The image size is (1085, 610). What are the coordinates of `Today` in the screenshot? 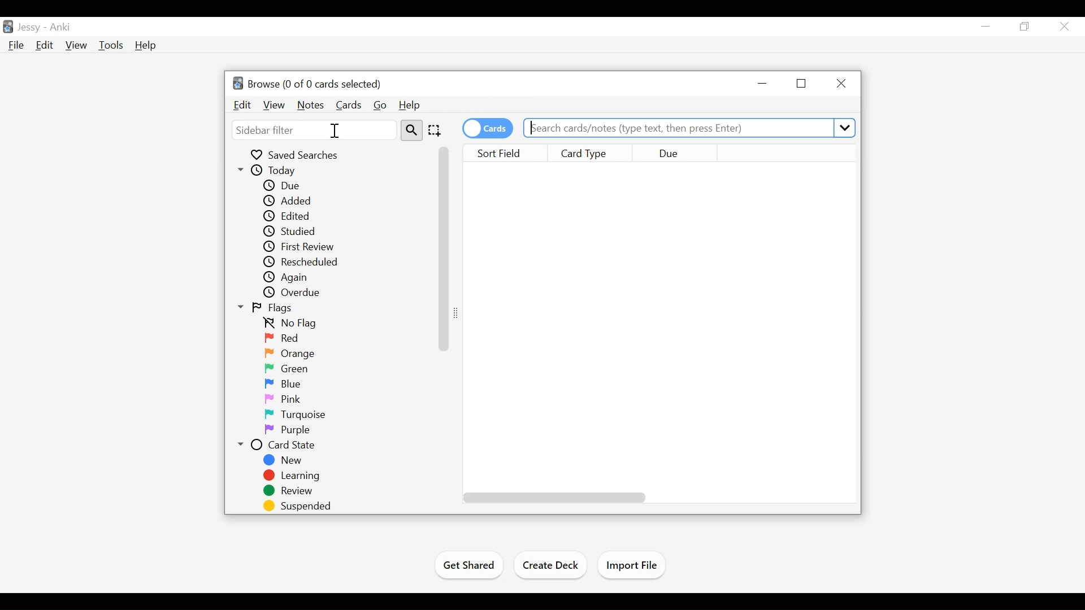 It's located at (272, 171).